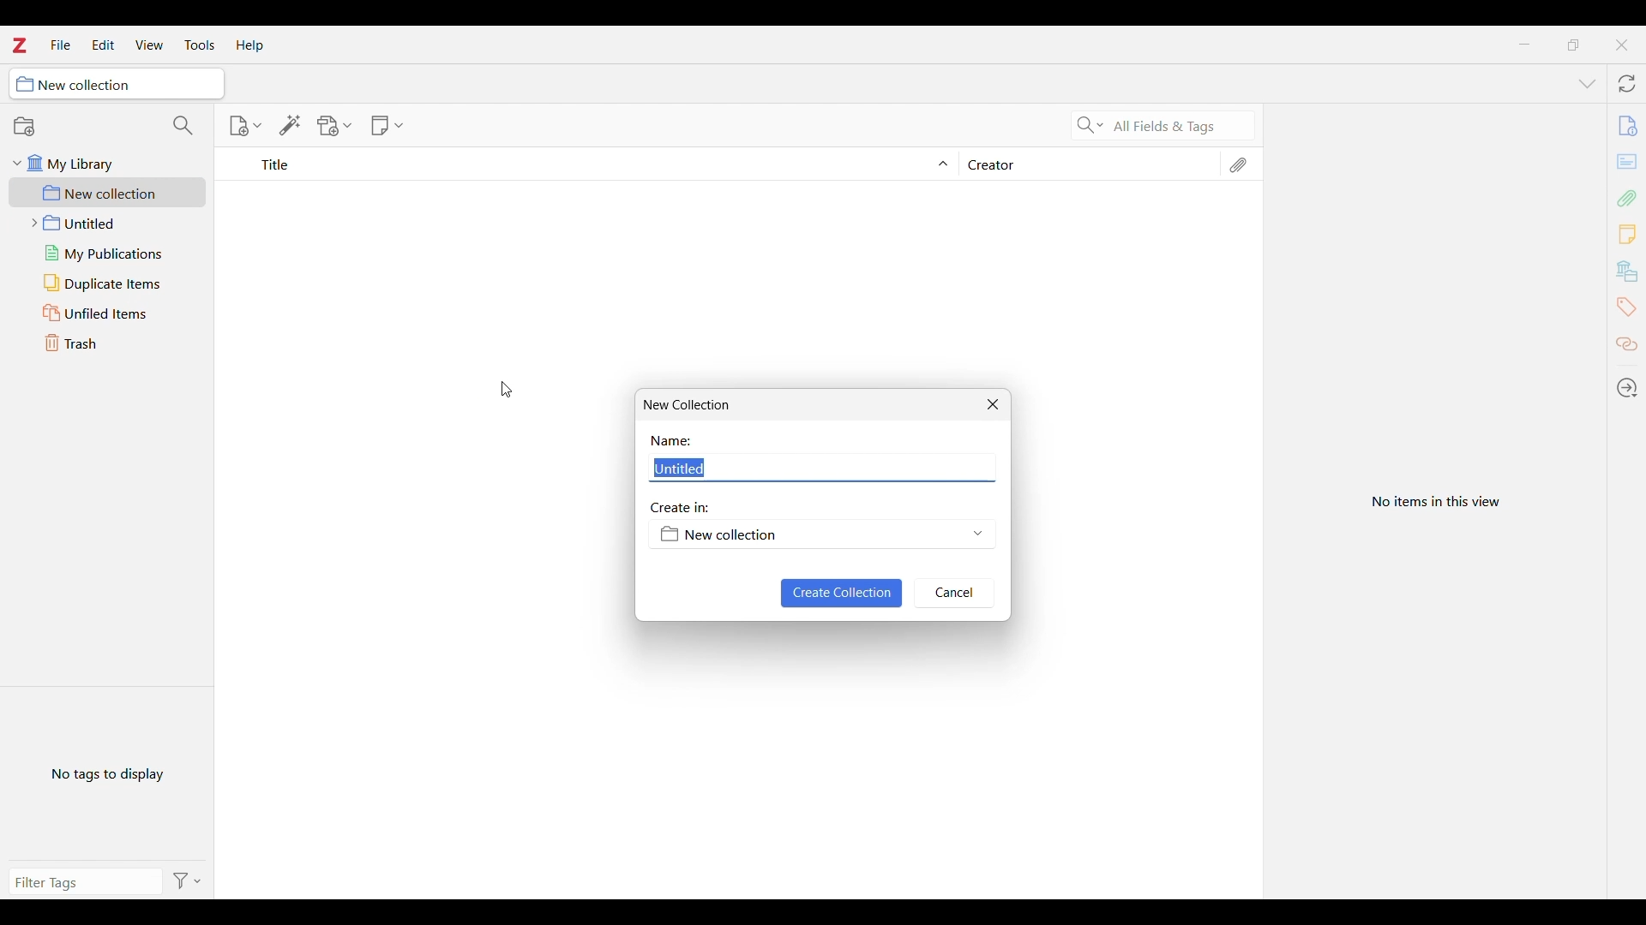  I want to click on My publications folder, so click(110, 254).